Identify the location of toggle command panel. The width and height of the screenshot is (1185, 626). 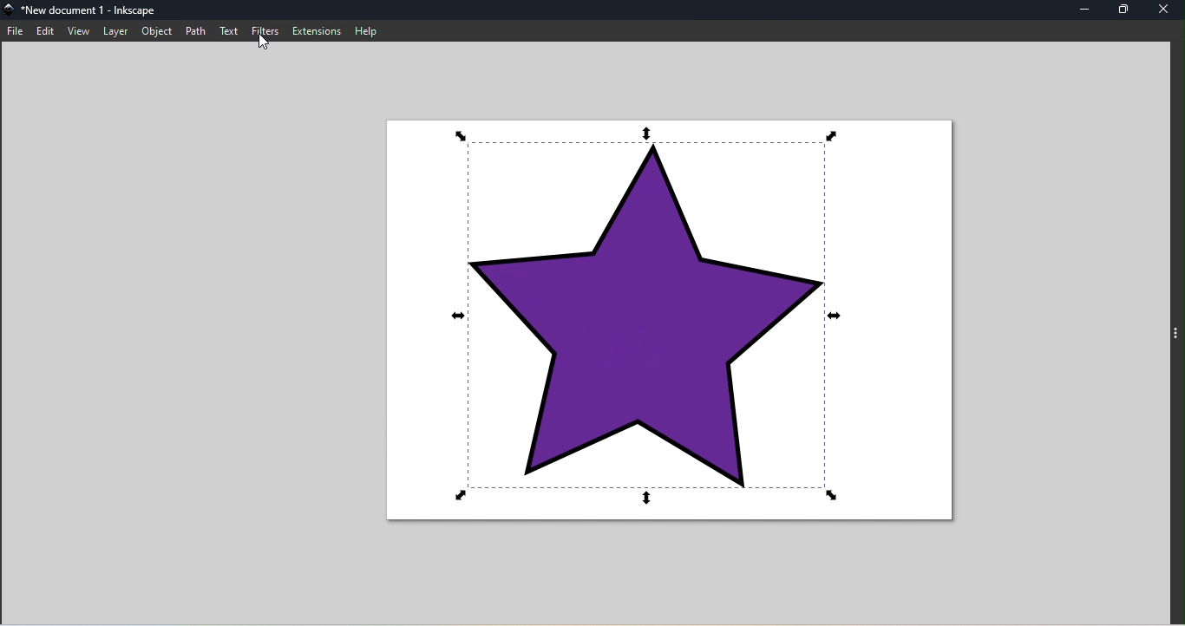
(1175, 330).